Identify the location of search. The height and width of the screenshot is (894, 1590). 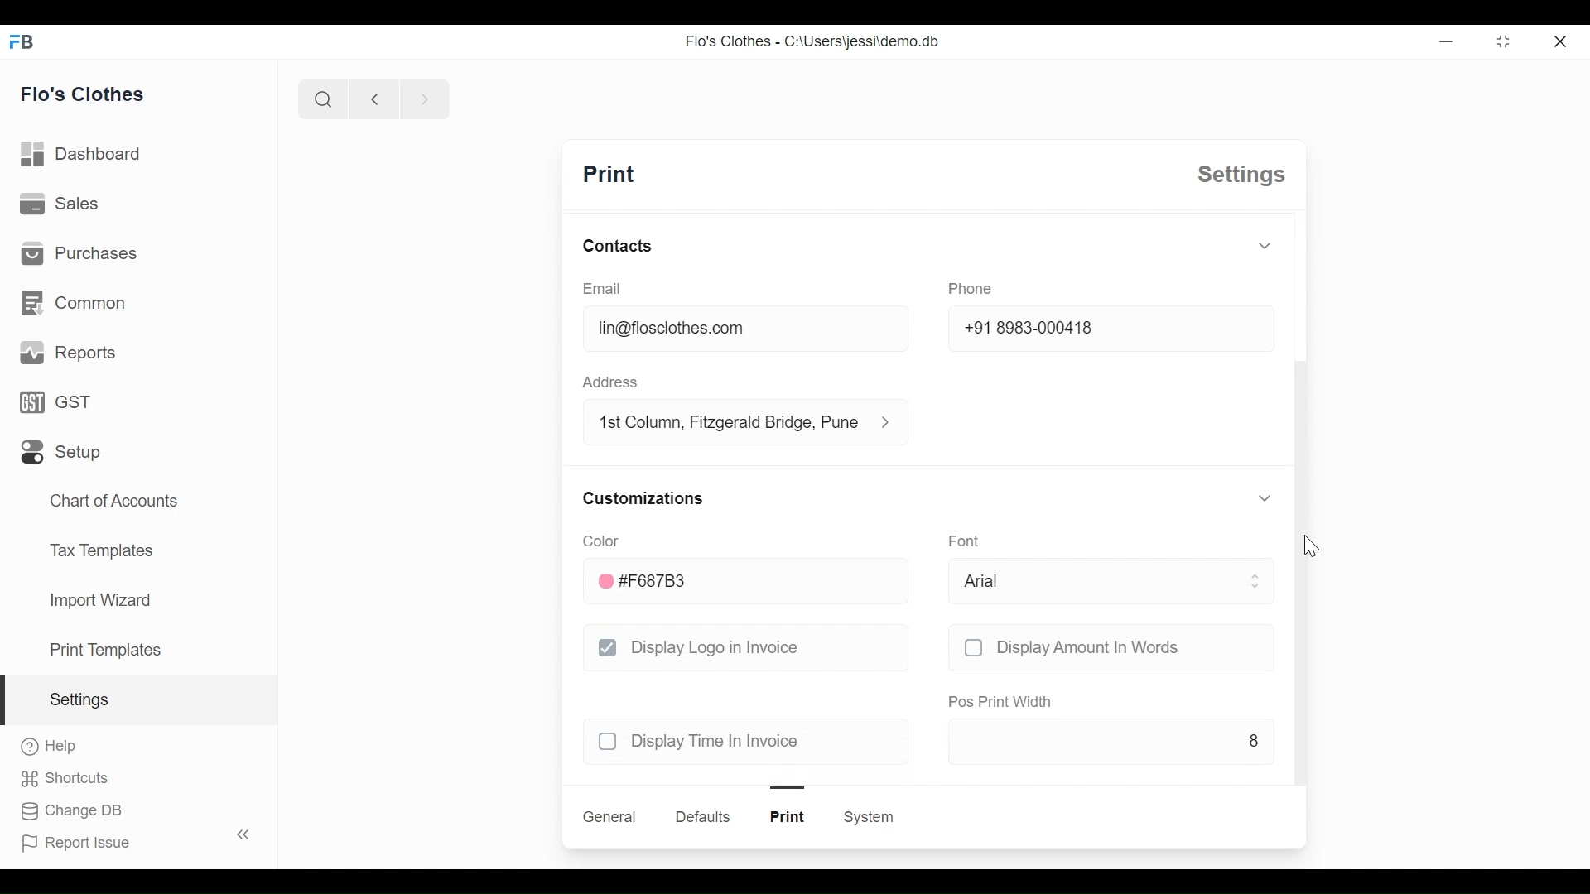
(322, 99).